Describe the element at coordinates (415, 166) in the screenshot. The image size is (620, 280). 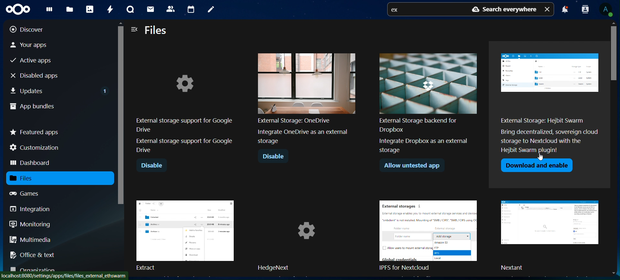
I see `download and enable` at that location.